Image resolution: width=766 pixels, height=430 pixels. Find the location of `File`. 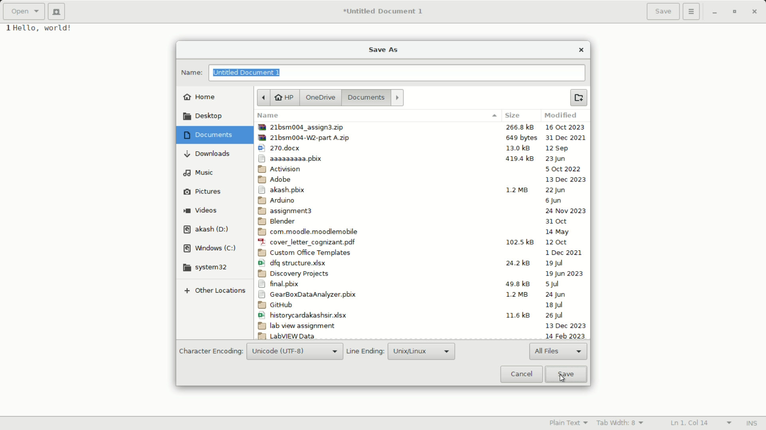

File is located at coordinates (421, 221).